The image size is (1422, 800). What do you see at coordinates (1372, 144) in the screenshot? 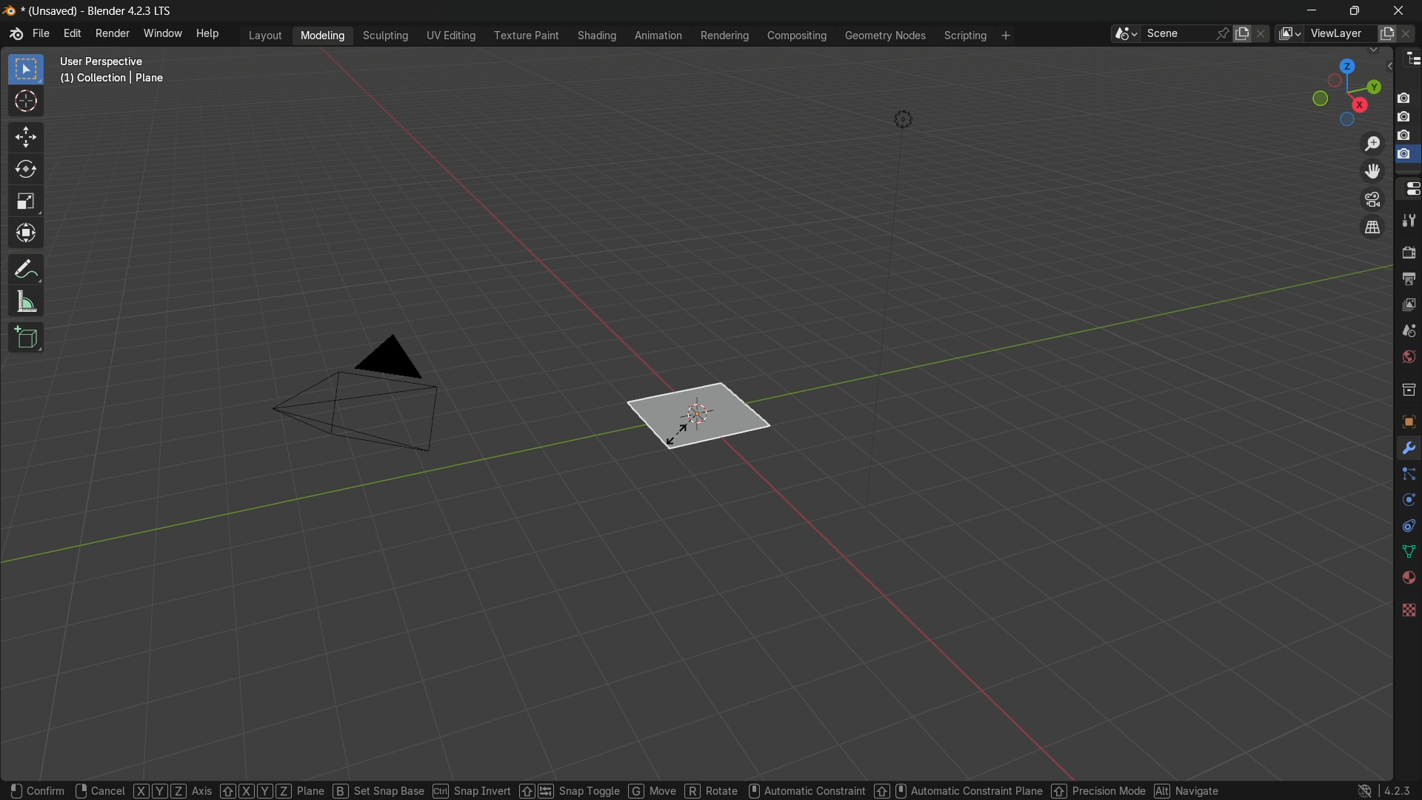
I see `zoom in/out` at bounding box center [1372, 144].